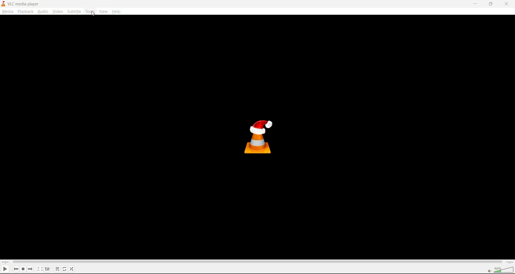 The image size is (515, 274). What do you see at coordinates (509, 262) in the screenshot?
I see `total track time` at bounding box center [509, 262].